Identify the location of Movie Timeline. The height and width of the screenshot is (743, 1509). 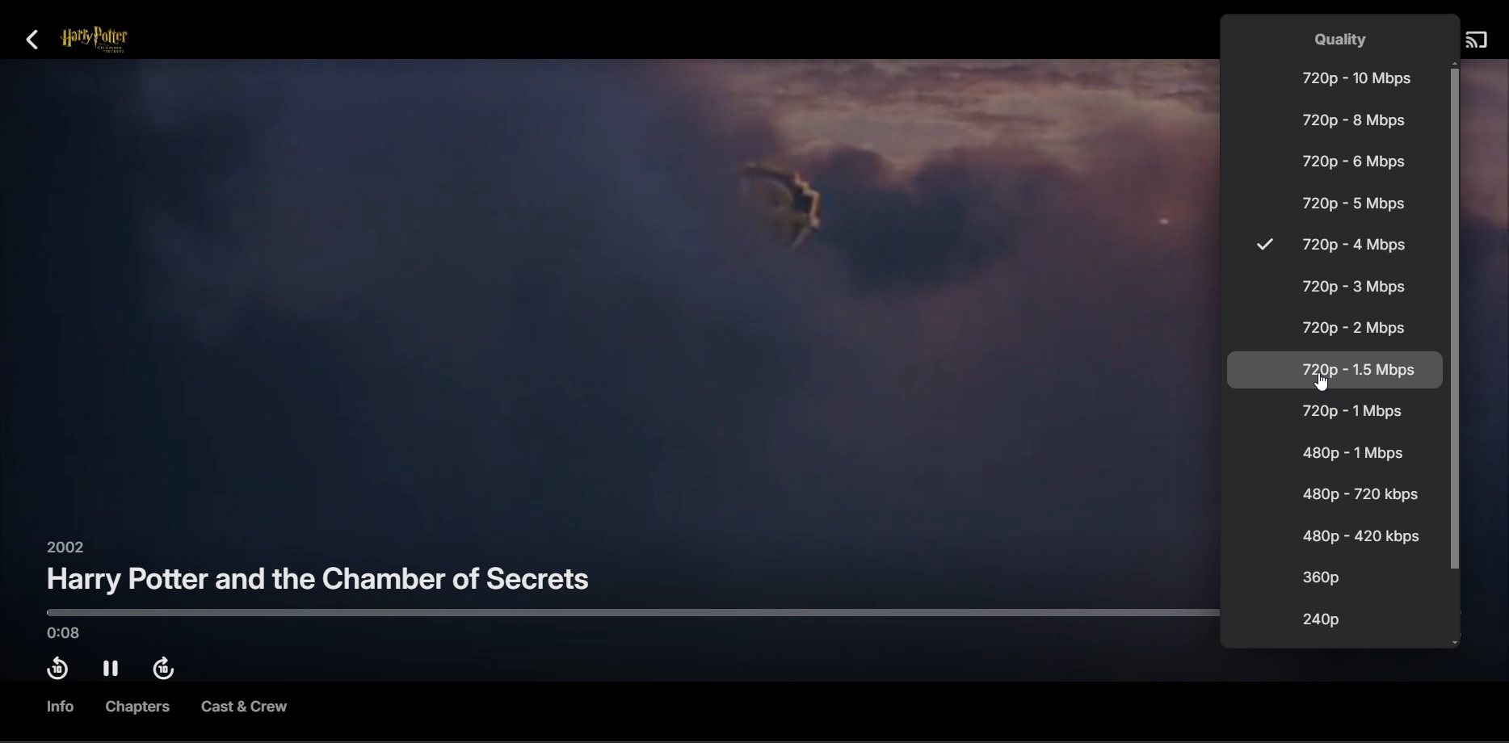
(615, 614).